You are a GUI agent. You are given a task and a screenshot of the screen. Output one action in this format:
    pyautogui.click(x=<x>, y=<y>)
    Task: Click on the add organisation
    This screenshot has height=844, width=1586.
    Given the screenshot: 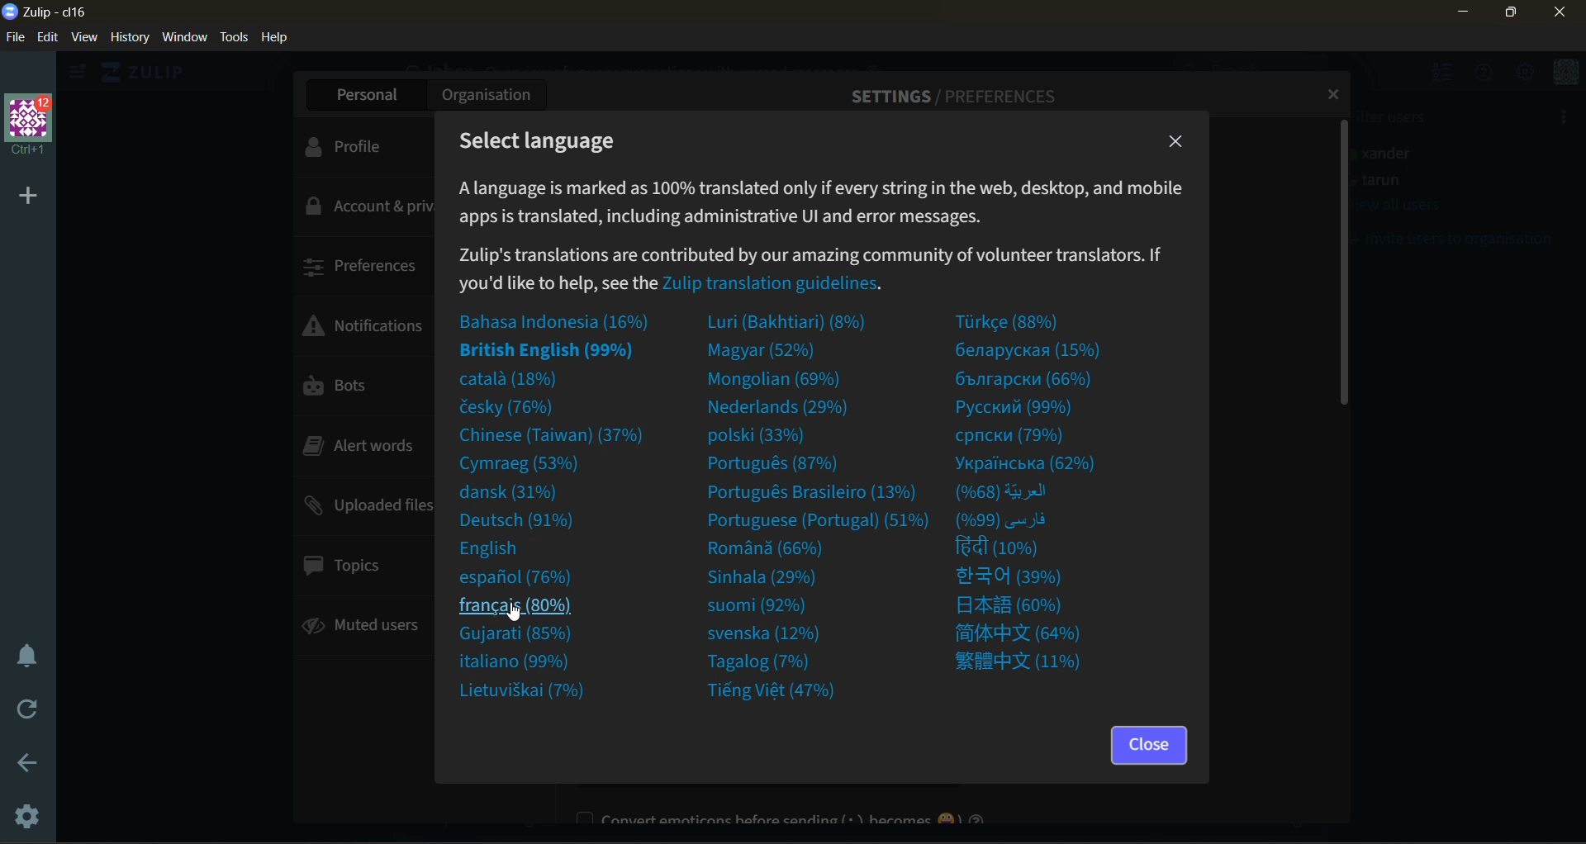 What is the action you would take?
    pyautogui.click(x=25, y=196)
    